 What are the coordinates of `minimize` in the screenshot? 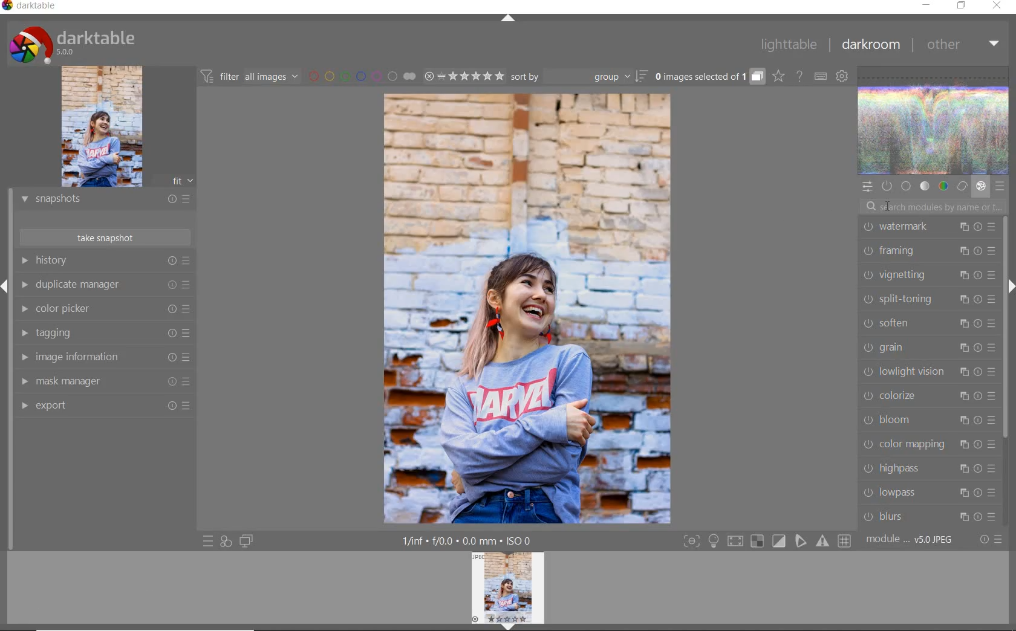 It's located at (927, 6).